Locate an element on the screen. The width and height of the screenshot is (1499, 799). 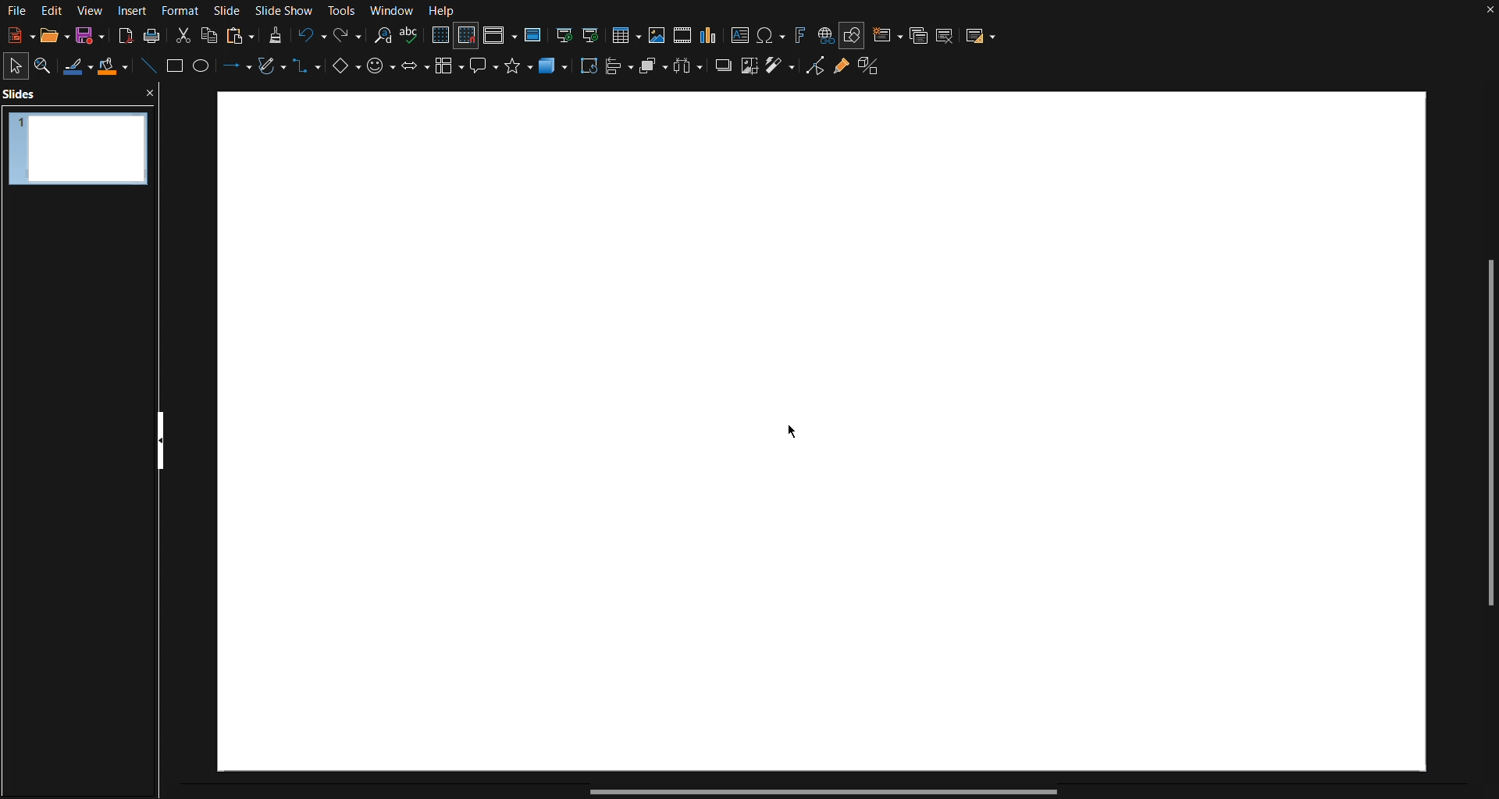
Duplicate Slide is located at coordinates (918, 34).